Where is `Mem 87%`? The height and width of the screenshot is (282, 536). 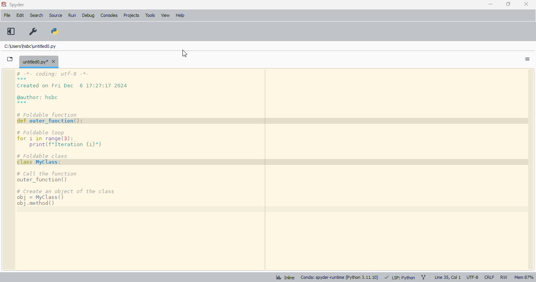
Mem 87% is located at coordinates (523, 277).